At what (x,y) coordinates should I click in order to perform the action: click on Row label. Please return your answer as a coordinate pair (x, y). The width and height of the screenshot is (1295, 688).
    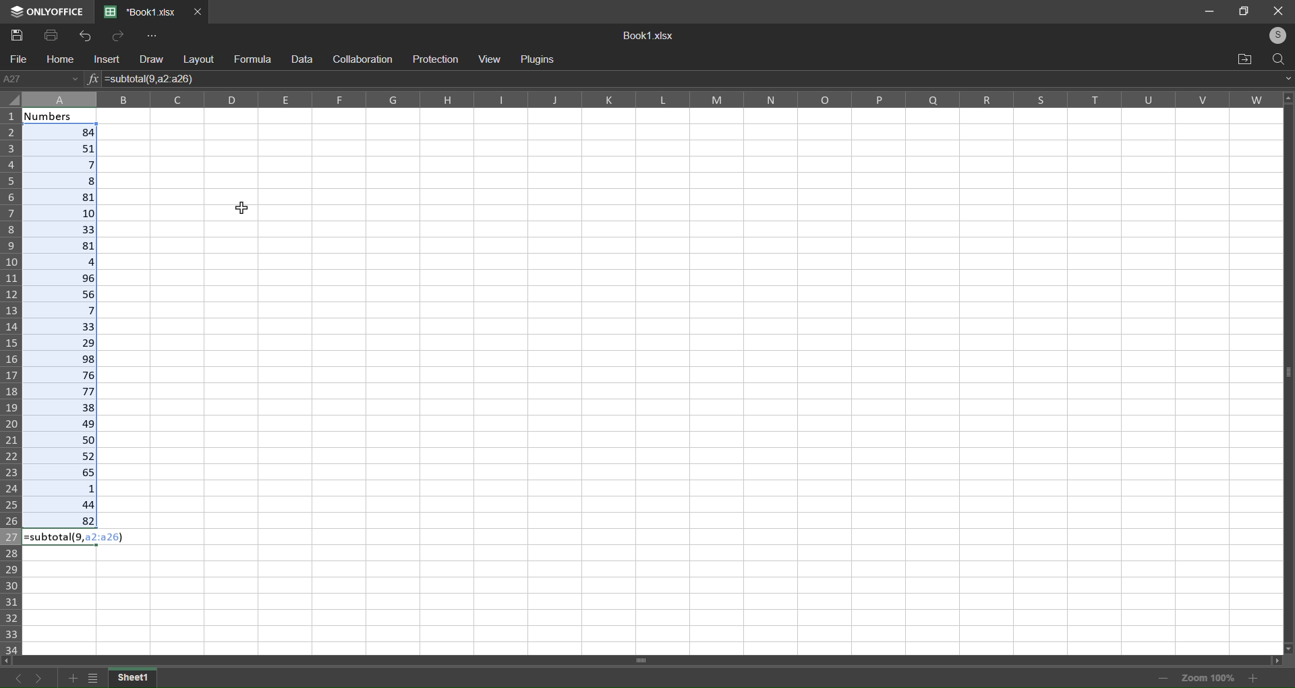
    Looking at the image, I should click on (12, 381).